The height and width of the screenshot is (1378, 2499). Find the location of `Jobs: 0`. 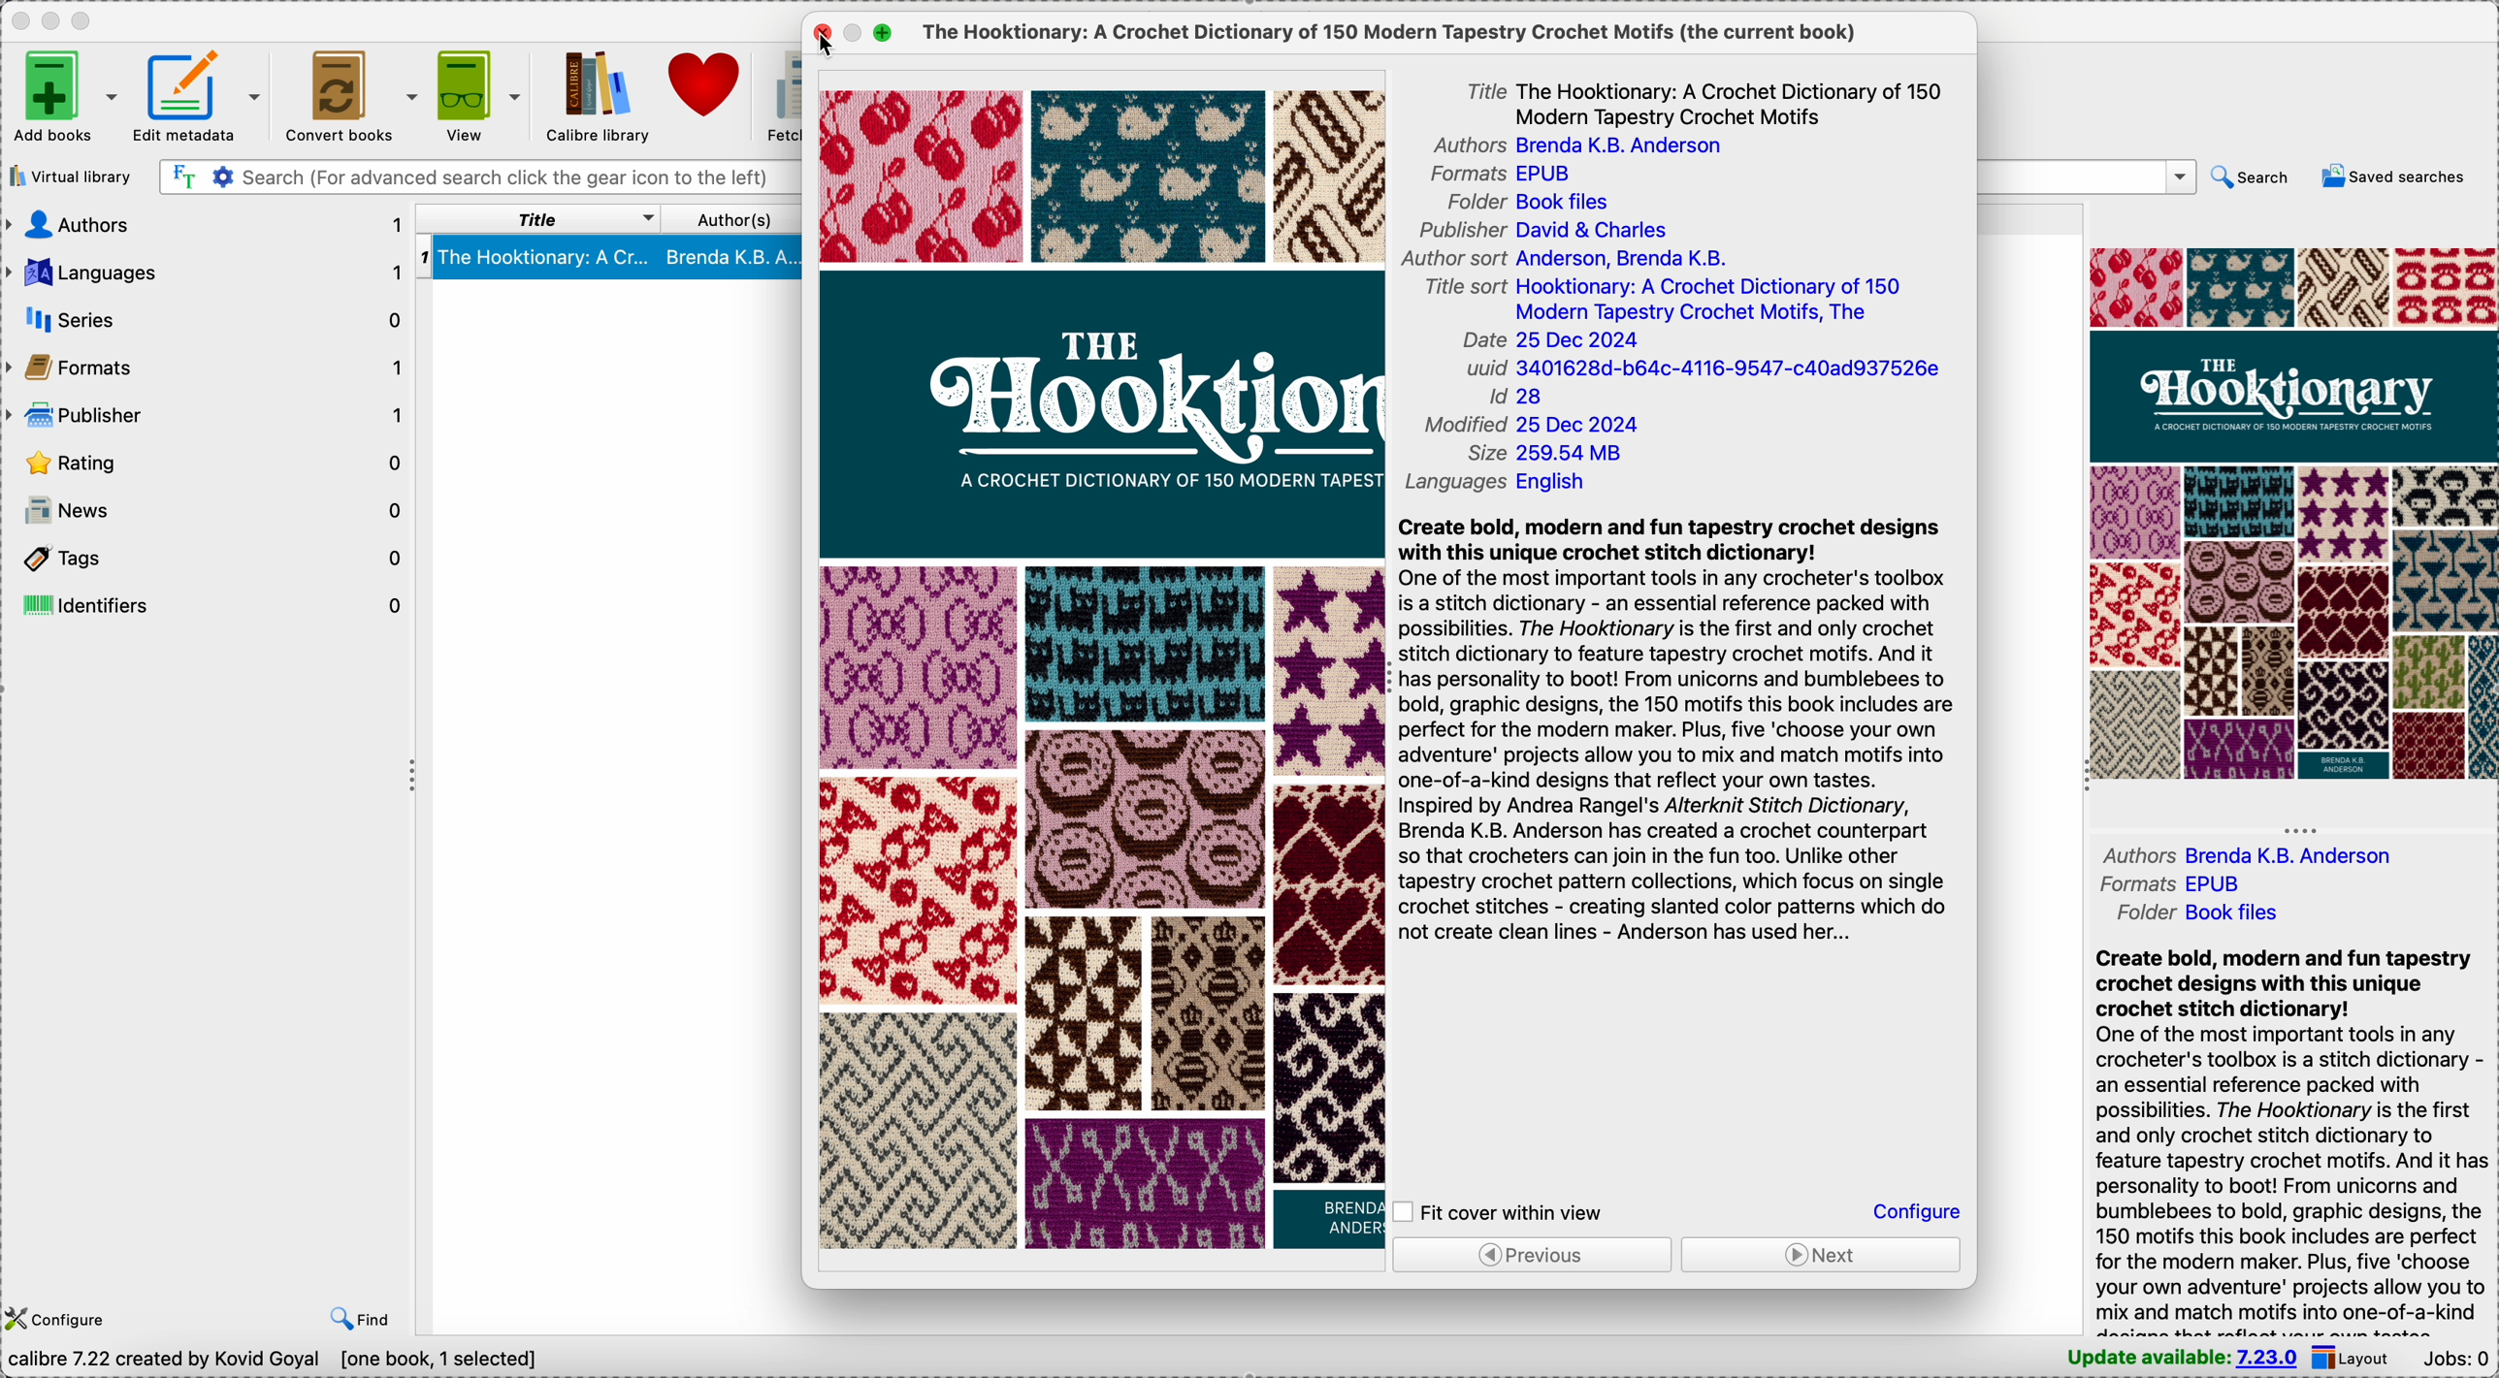

Jobs: 0 is located at coordinates (2457, 1360).